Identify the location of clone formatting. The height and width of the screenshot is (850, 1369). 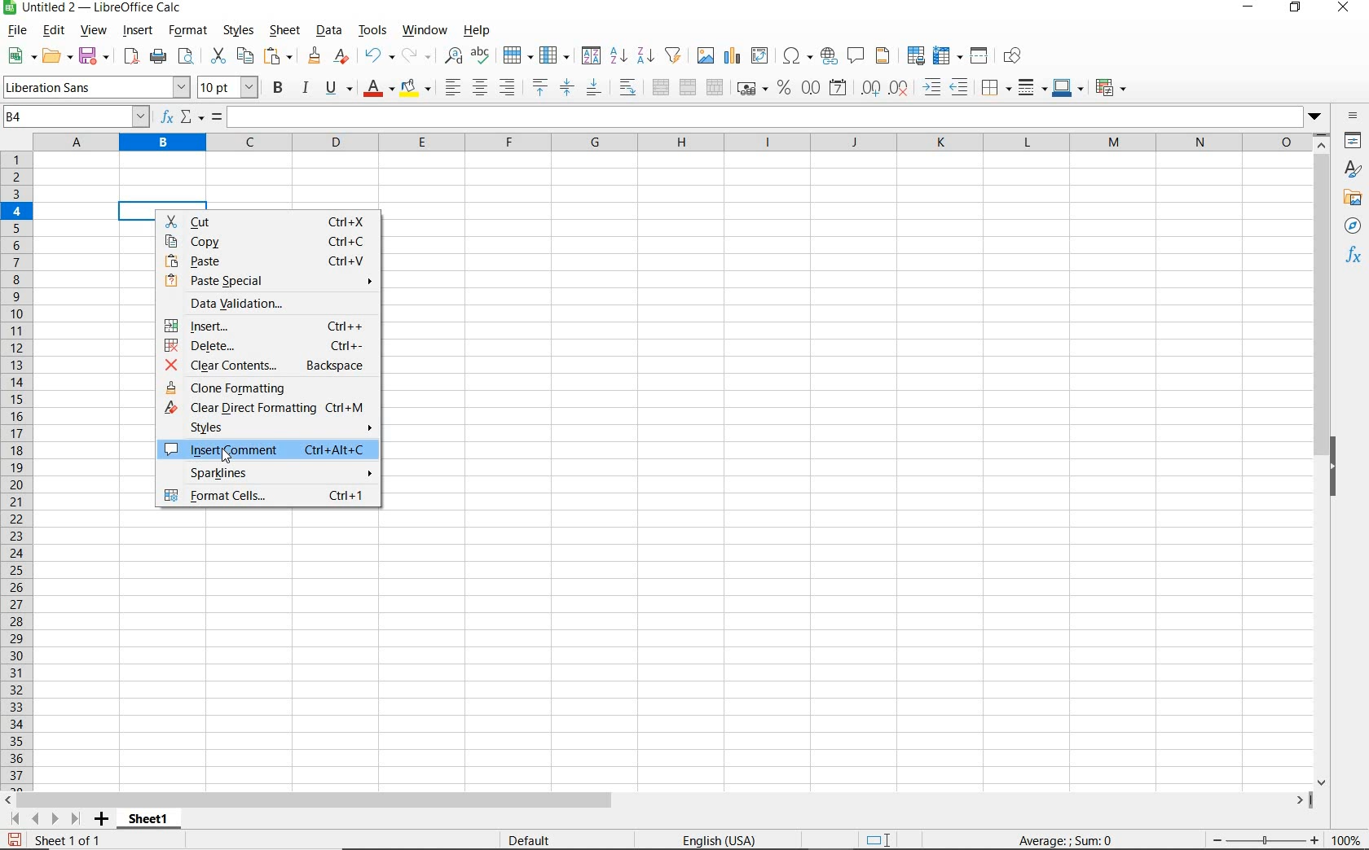
(264, 388).